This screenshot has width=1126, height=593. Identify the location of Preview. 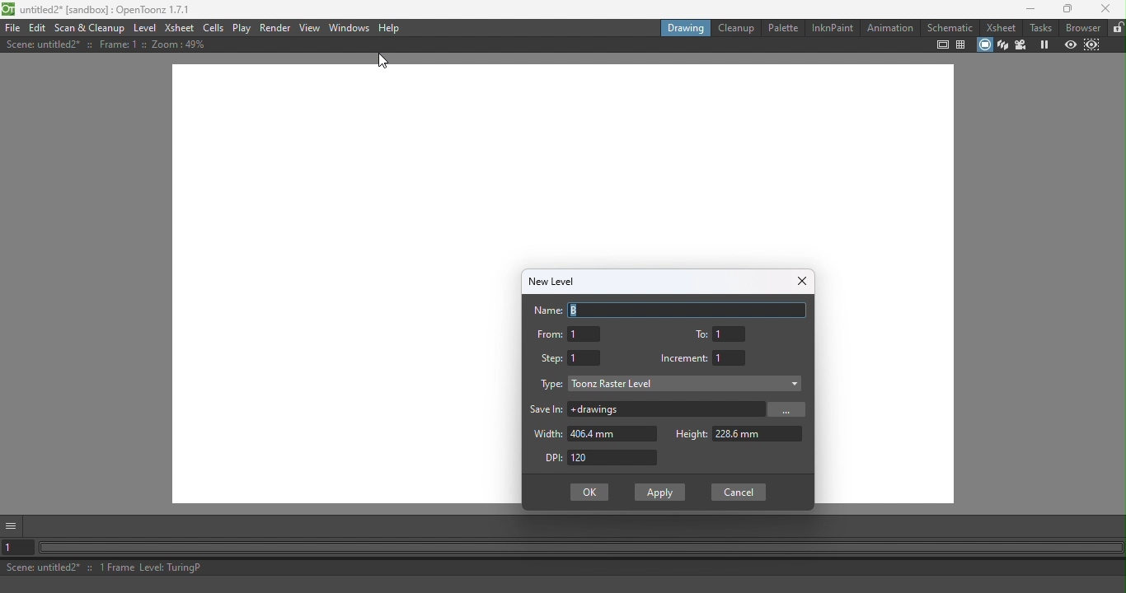
(1069, 45).